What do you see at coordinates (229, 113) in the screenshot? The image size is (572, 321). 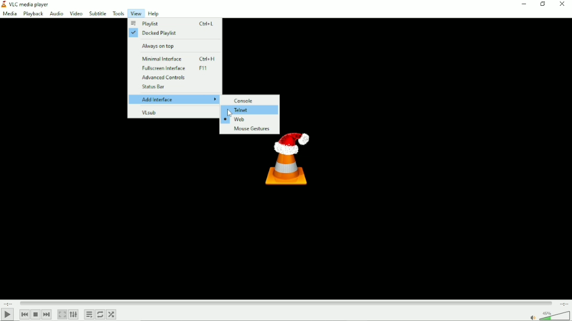 I see `Cursor` at bounding box center [229, 113].